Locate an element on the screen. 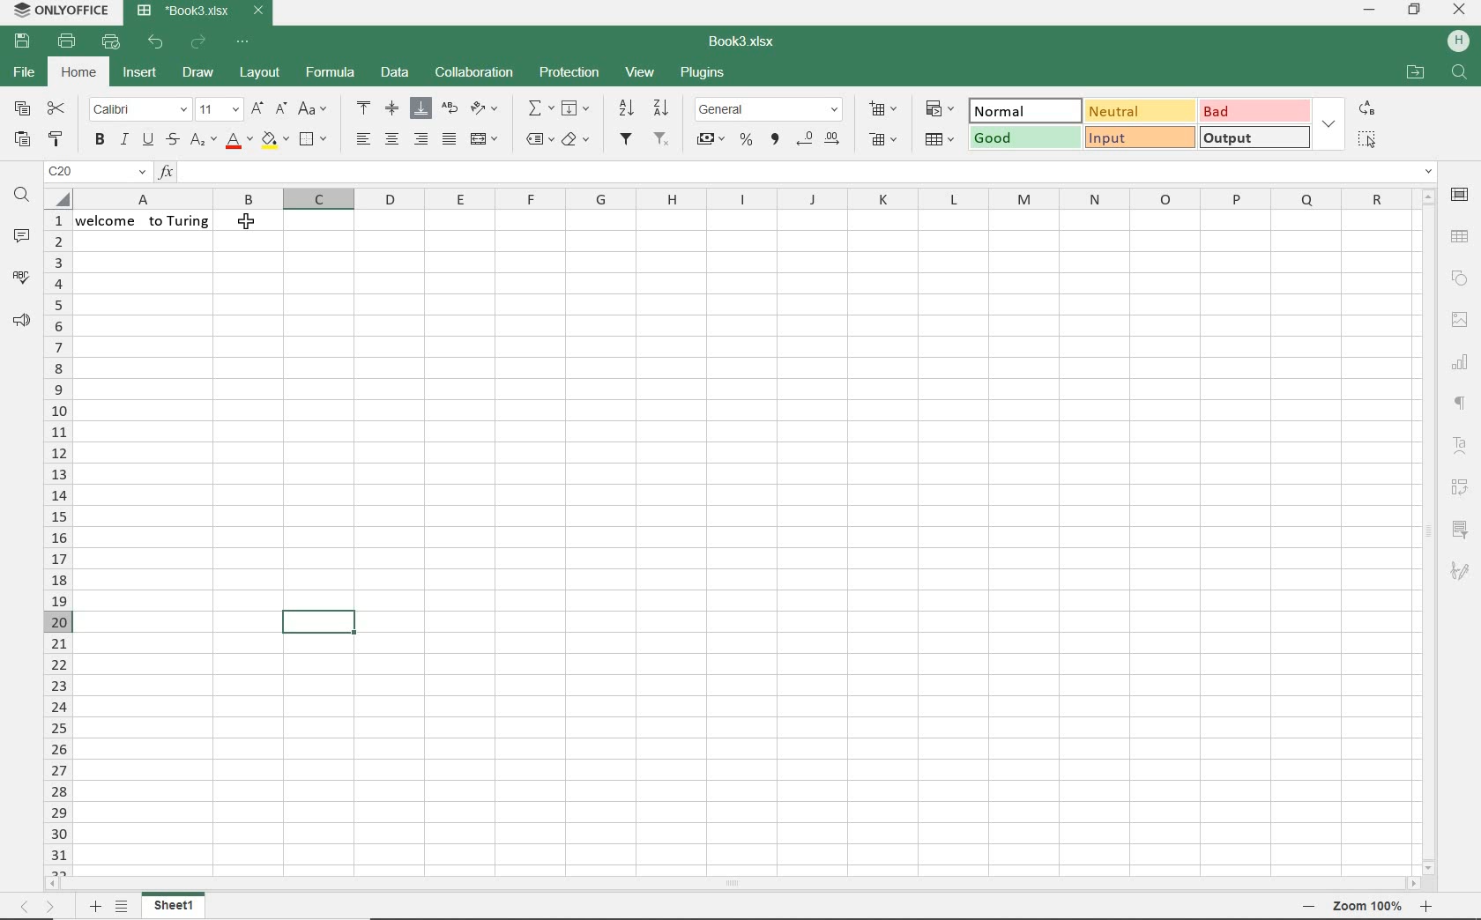 The image size is (1481, 920). OUTPUT is located at coordinates (1254, 137).